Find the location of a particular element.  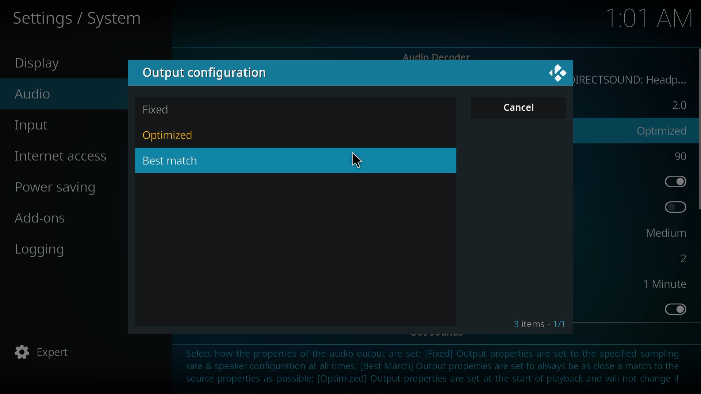

optimized is located at coordinates (663, 131).